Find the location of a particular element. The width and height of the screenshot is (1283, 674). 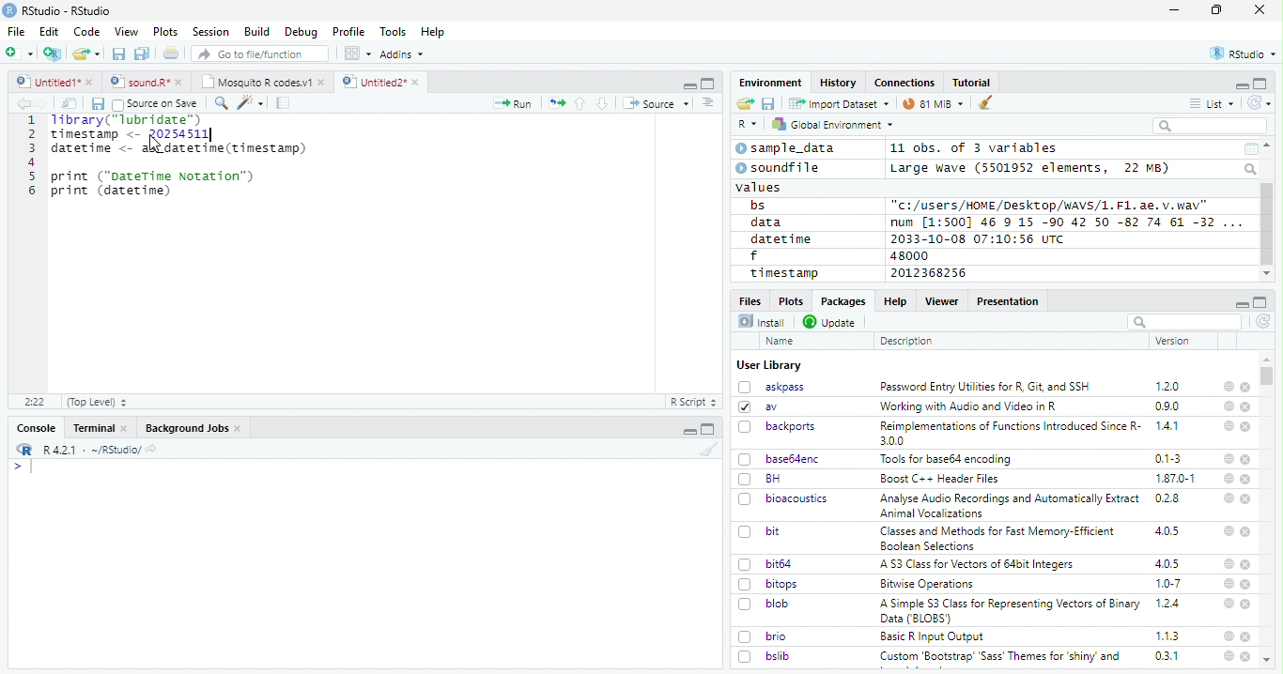

User Library is located at coordinates (769, 365).